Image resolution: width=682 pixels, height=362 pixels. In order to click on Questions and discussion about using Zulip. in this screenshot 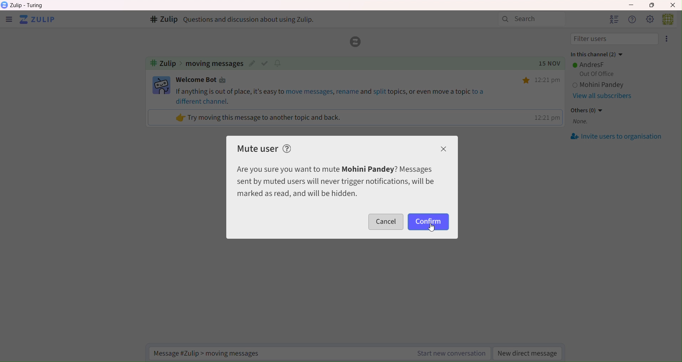, I will do `click(252, 19)`.